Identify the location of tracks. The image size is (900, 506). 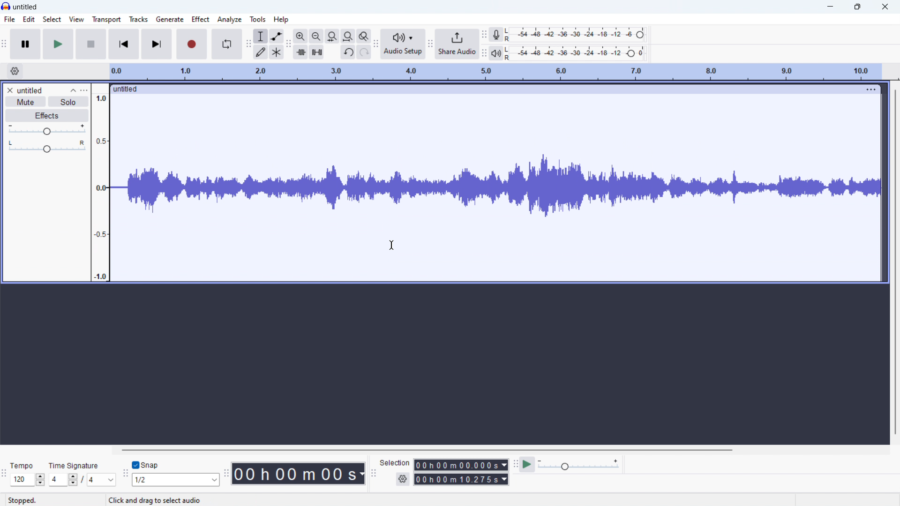
(138, 19).